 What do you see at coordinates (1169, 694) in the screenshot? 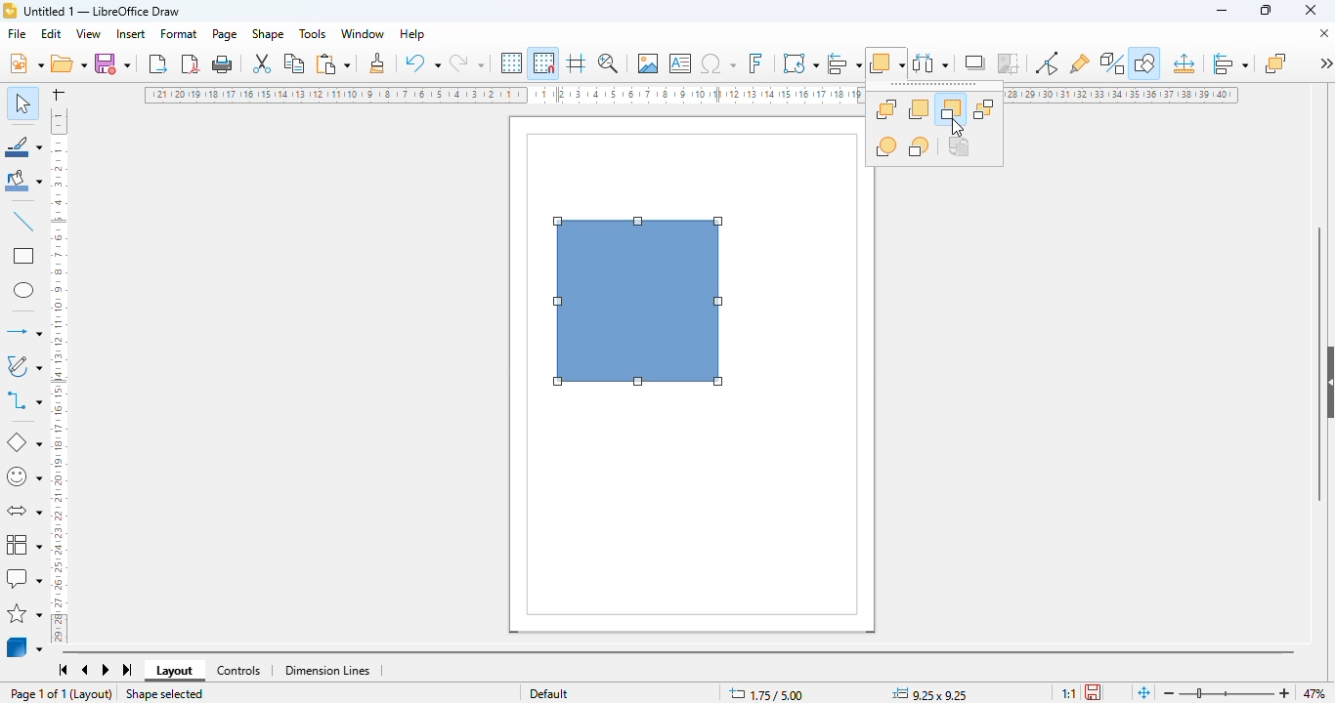
I see `zoom out` at bounding box center [1169, 694].